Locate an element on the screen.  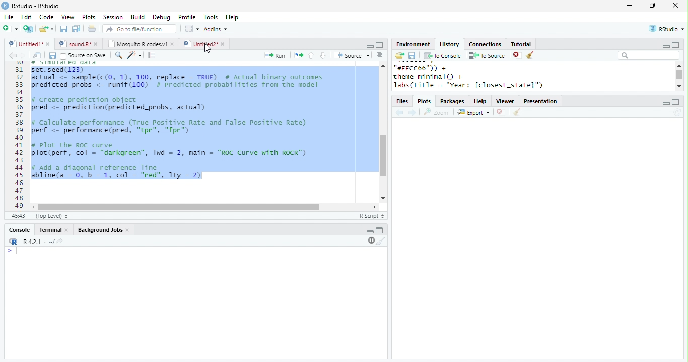
clear is located at coordinates (517, 112).